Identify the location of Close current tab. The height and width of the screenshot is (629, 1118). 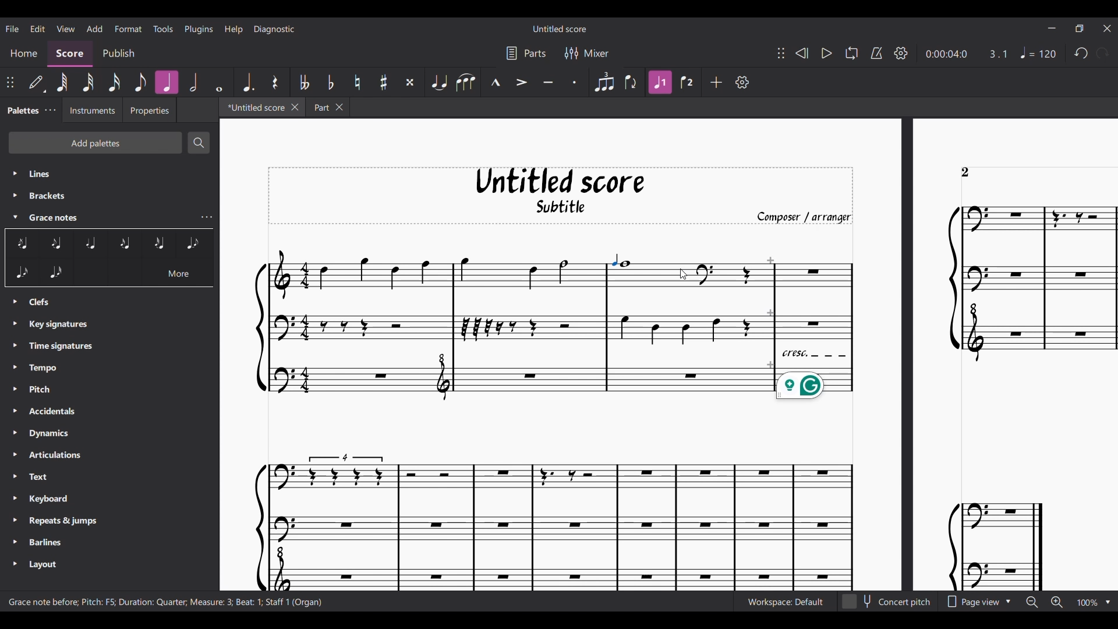
(294, 107).